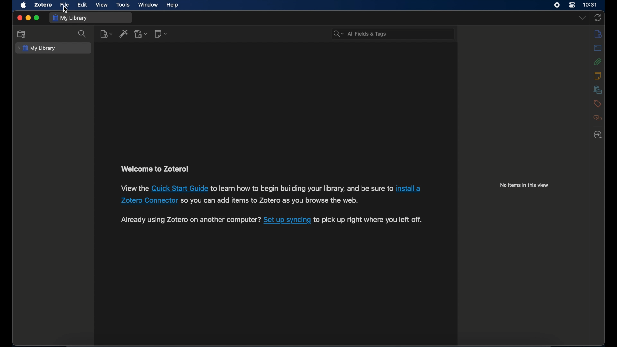 This screenshot has height=347, width=617. What do you see at coordinates (180, 189) in the screenshot?
I see `link` at bounding box center [180, 189].